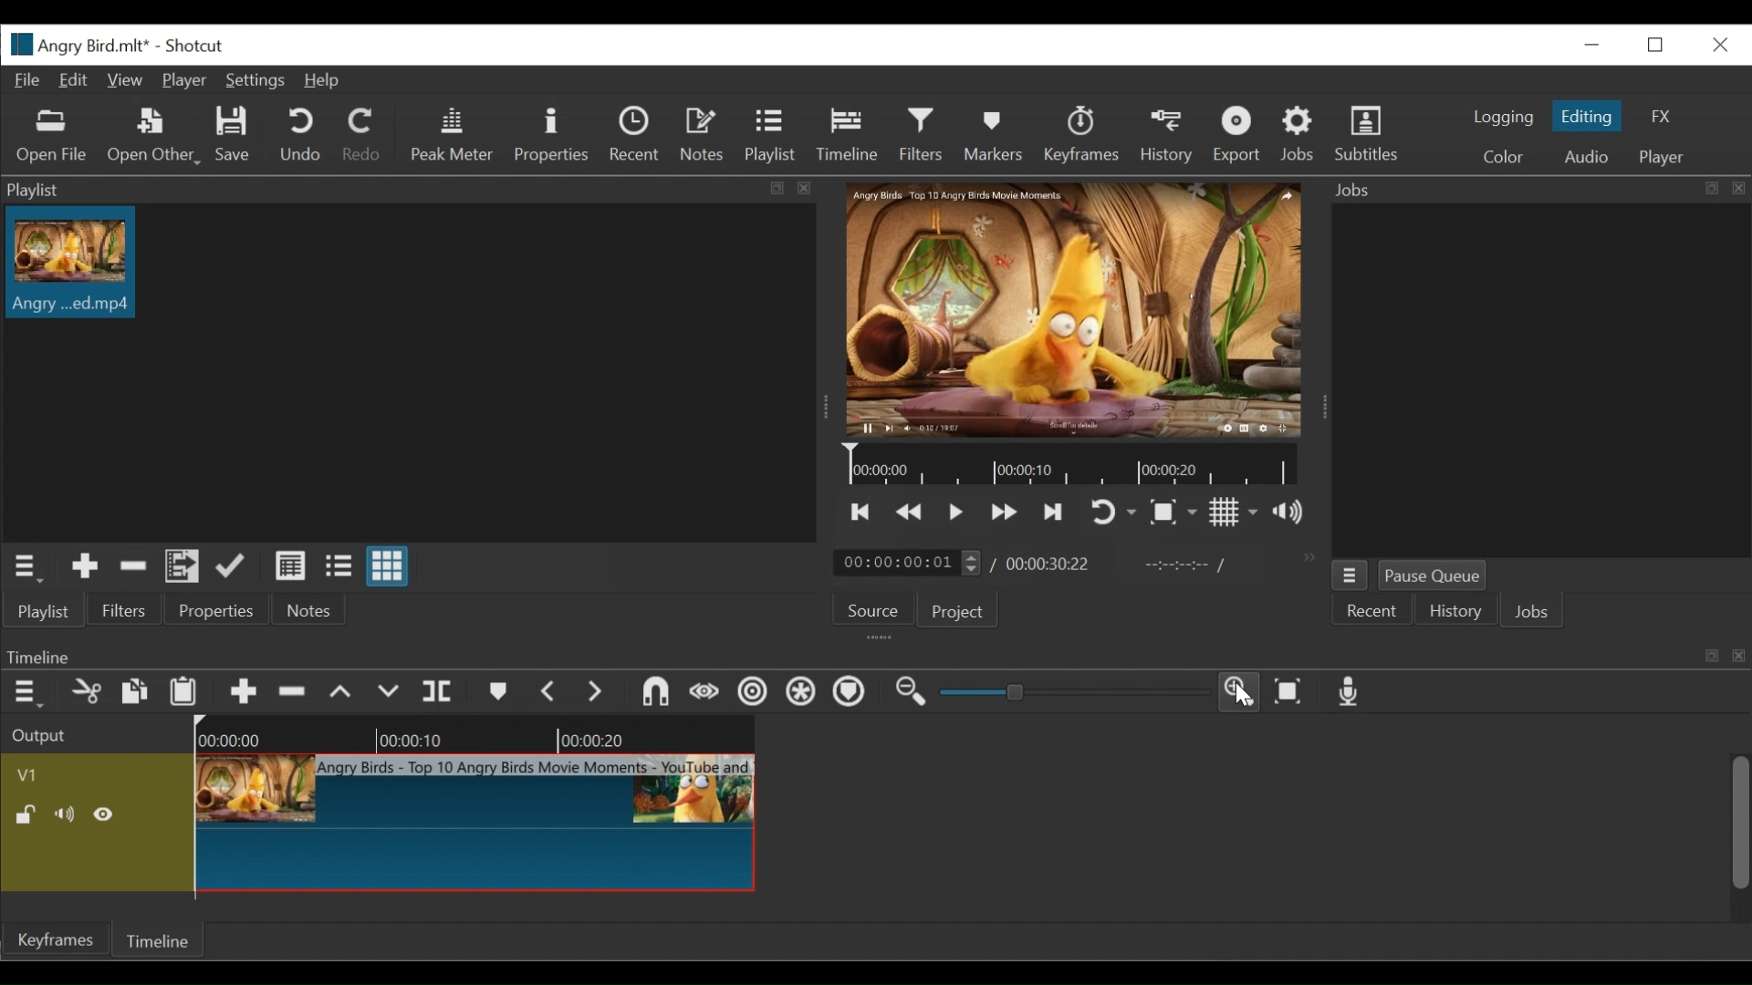 This screenshot has height=985, width=1752. Describe the element at coordinates (154, 137) in the screenshot. I see `Open Other` at that location.